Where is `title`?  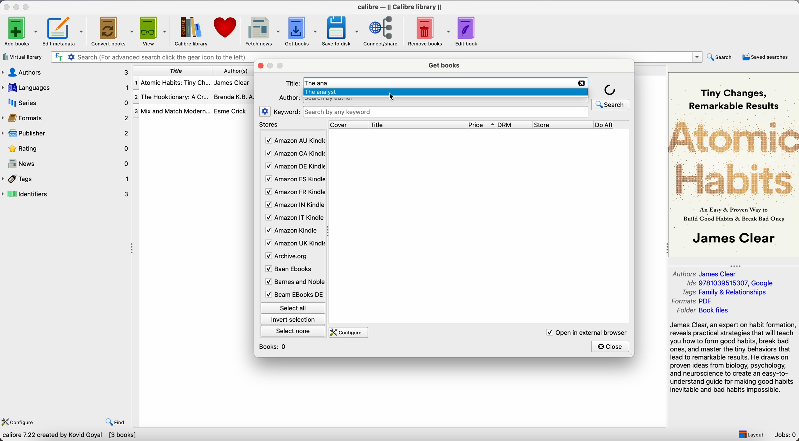
title is located at coordinates (176, 71).